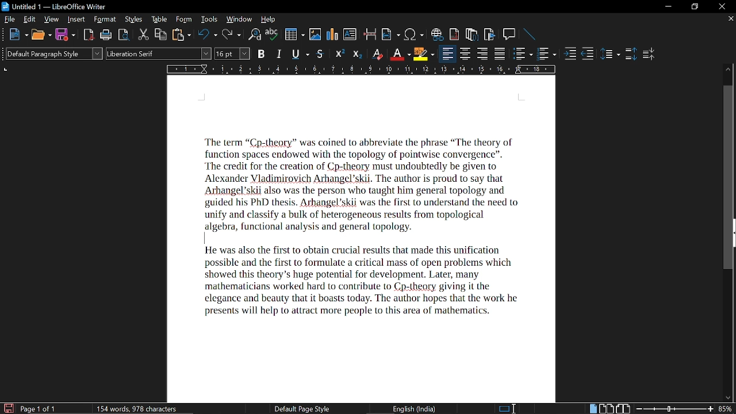  Describe the element at coordinates (159, 54) in the screenshot. I see `Text style` at that location.